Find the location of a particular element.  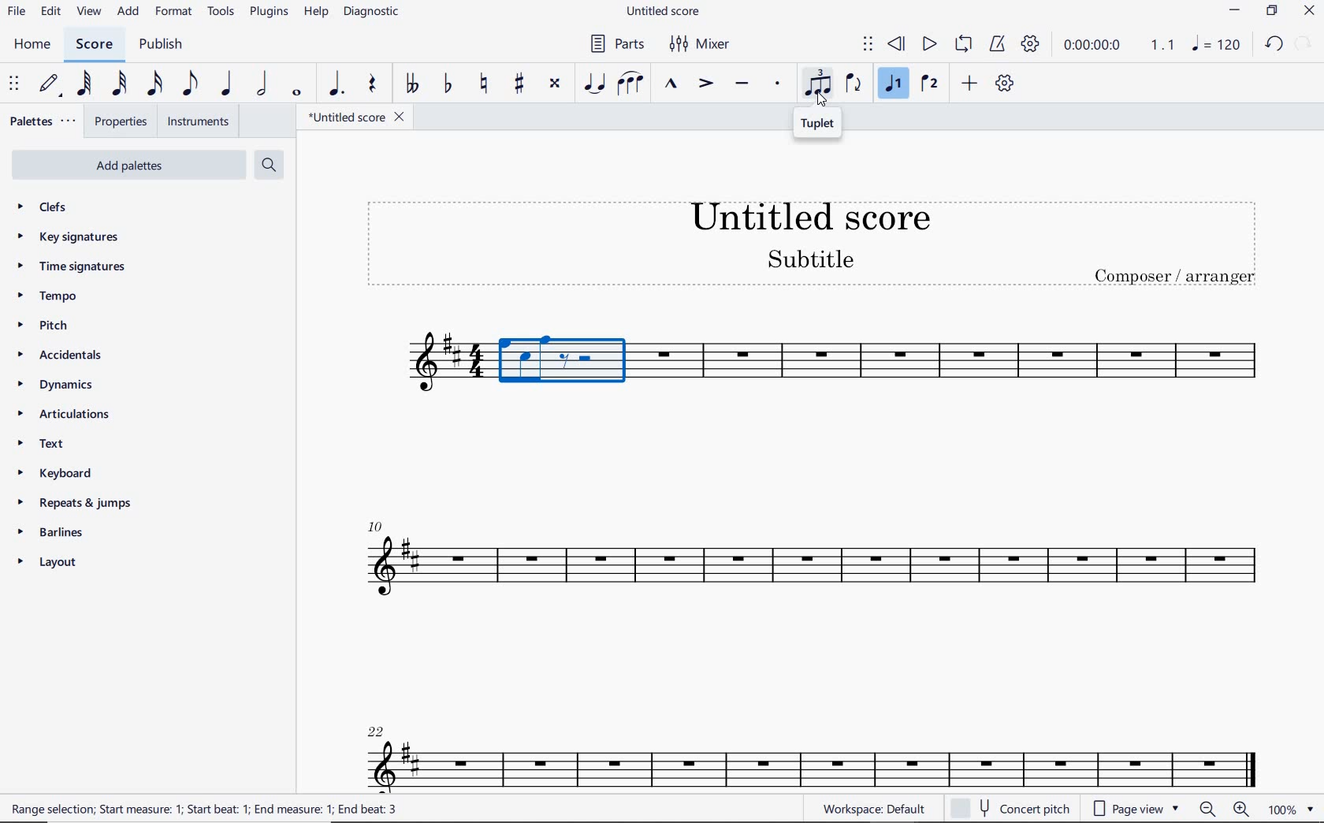

SELECET TO MOVE is located at coordinates (14, 84).